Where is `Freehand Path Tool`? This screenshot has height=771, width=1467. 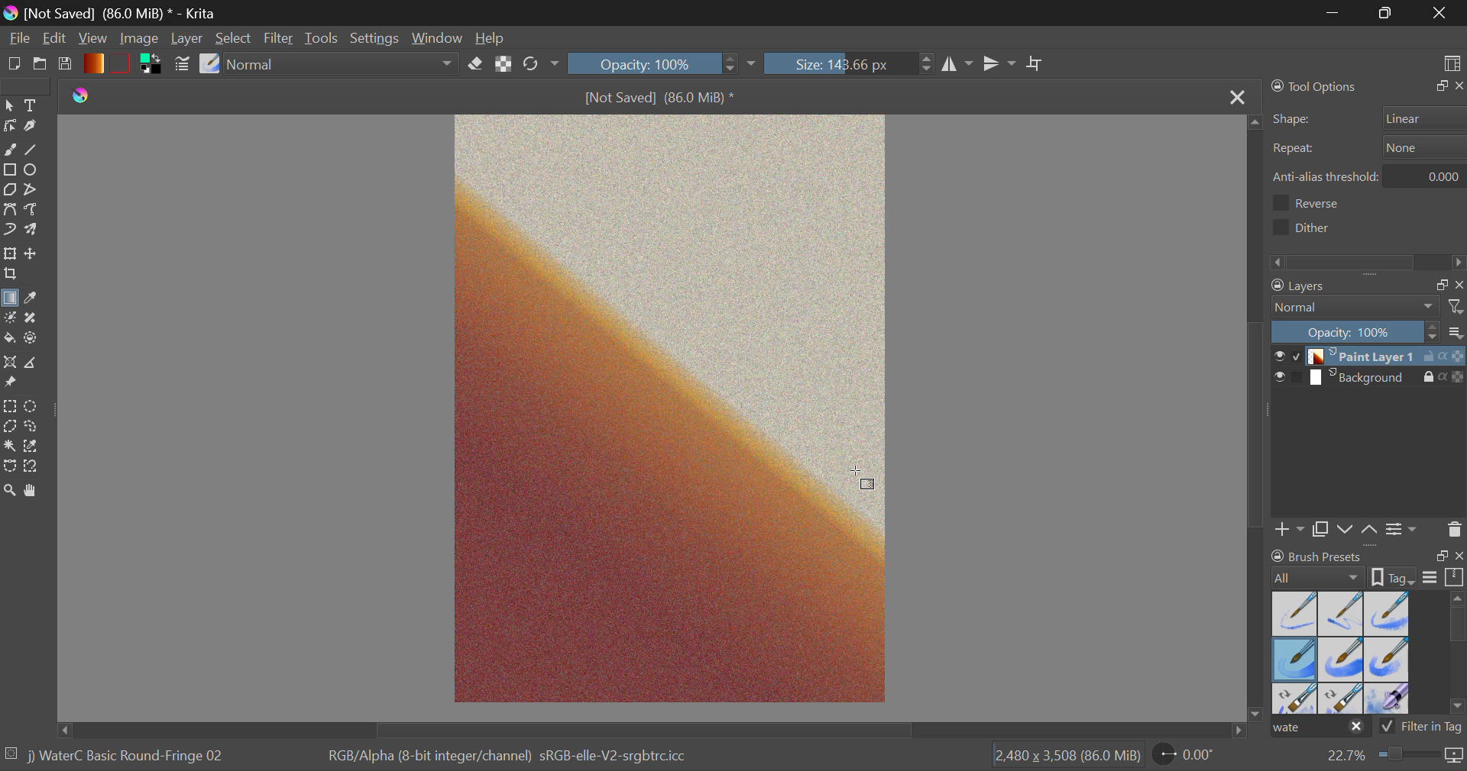 Freehand Path Tool is located at coordinates (36, 212).